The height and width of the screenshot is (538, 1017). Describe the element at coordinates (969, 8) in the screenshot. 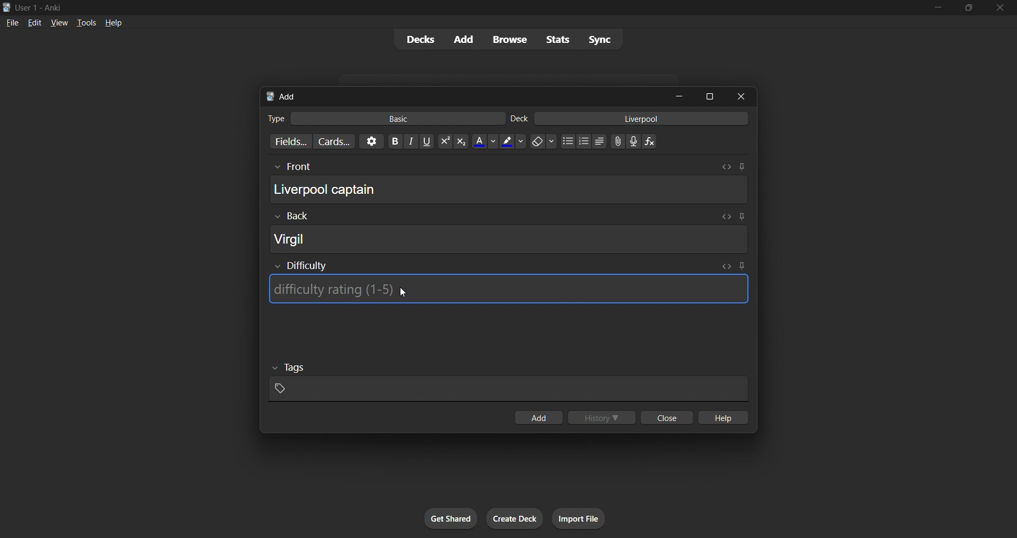

I see `maximize/restore` at that location.